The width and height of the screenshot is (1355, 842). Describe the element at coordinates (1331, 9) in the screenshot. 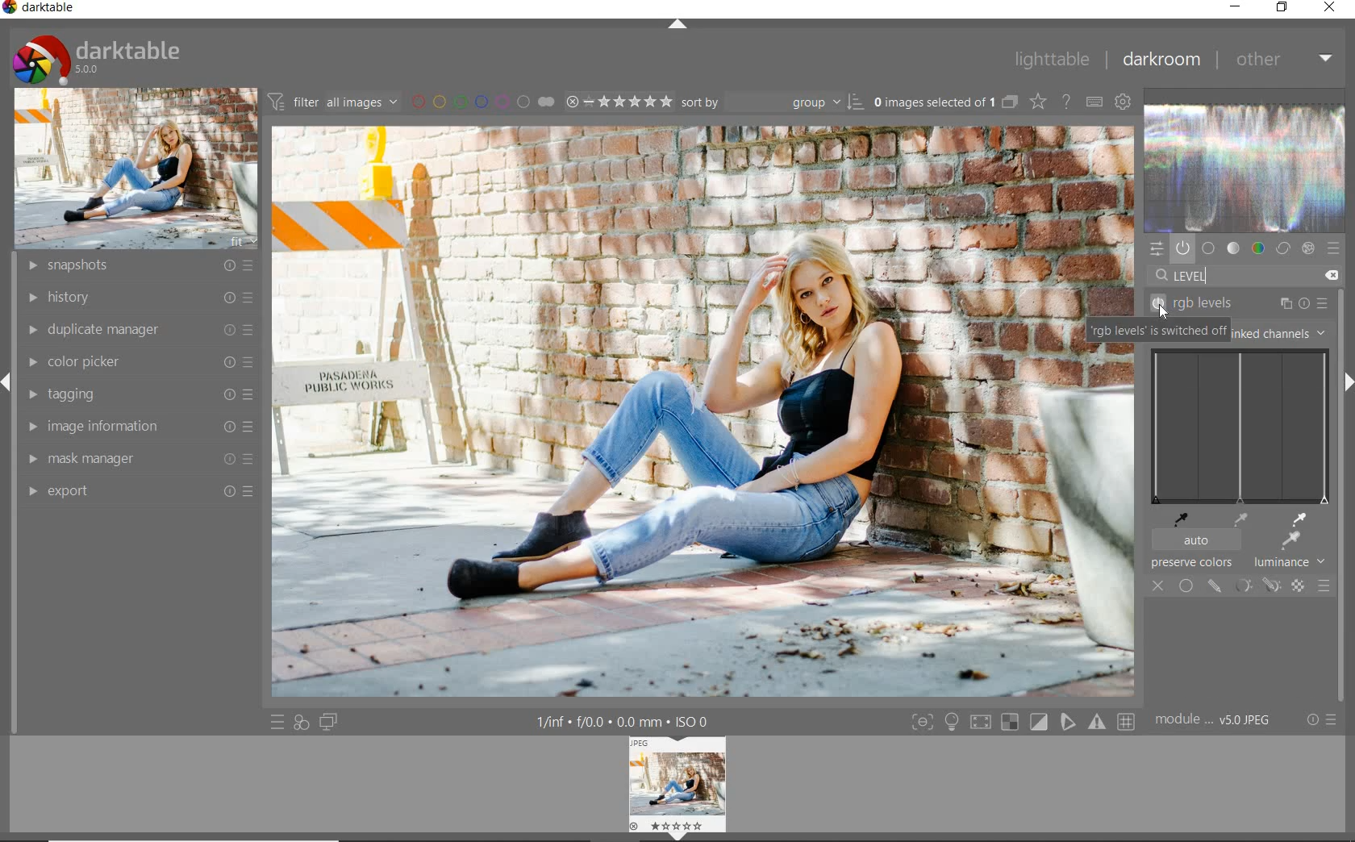

I see `close` at that location.